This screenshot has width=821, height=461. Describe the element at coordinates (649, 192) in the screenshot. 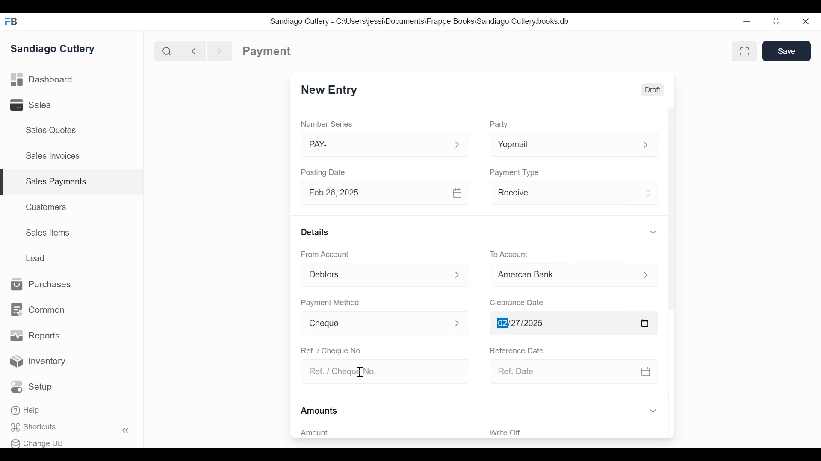

I see `Expand` at that location.